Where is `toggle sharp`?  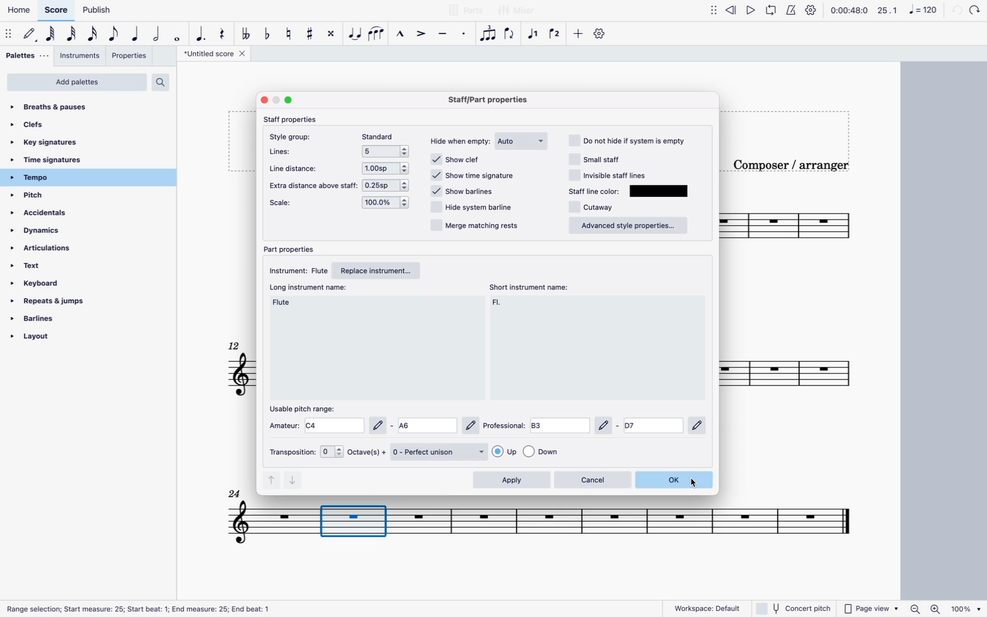 toggle sharp is located at coordinates (311, 33).